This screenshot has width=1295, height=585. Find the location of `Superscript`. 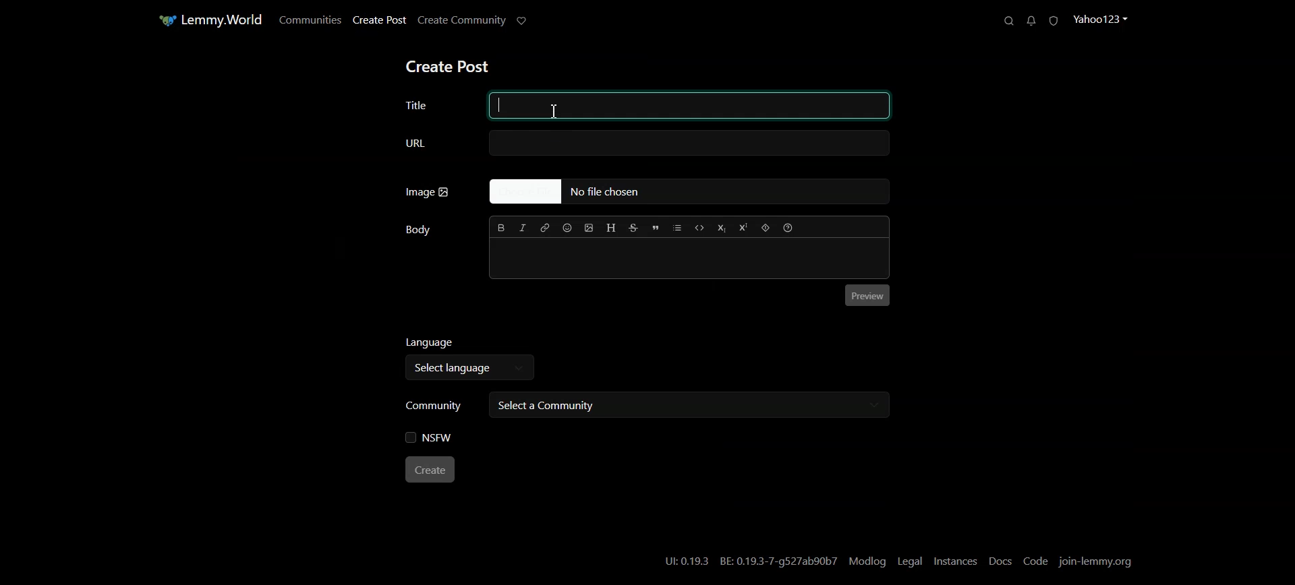

Superscript is located at coordinates (743, 227).